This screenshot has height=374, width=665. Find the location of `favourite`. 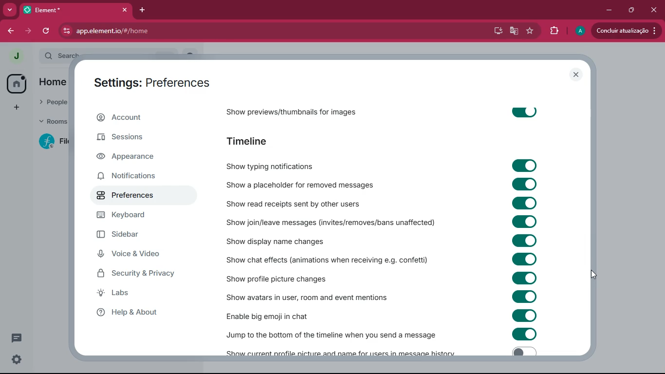

favourite is located at coordinates (532, 32).